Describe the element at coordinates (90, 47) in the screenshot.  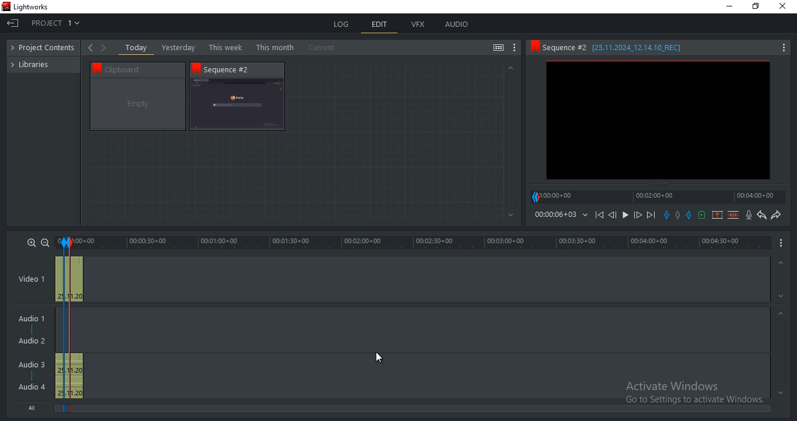
I see `Show options to the left` at that location.